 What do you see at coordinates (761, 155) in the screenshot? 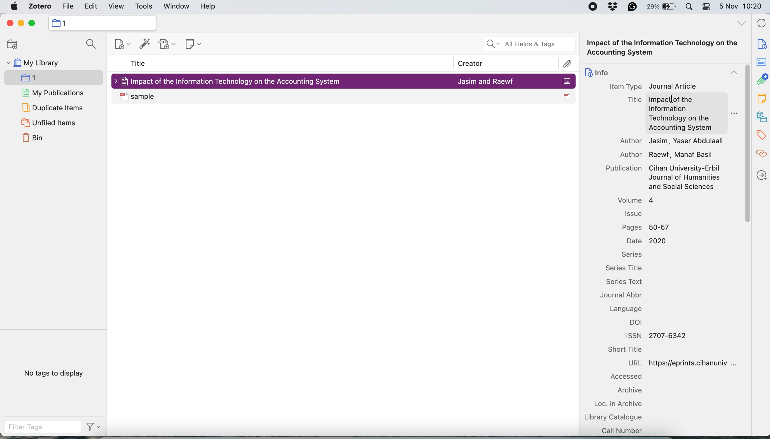
I see `related` at bounding box center [761, 155].